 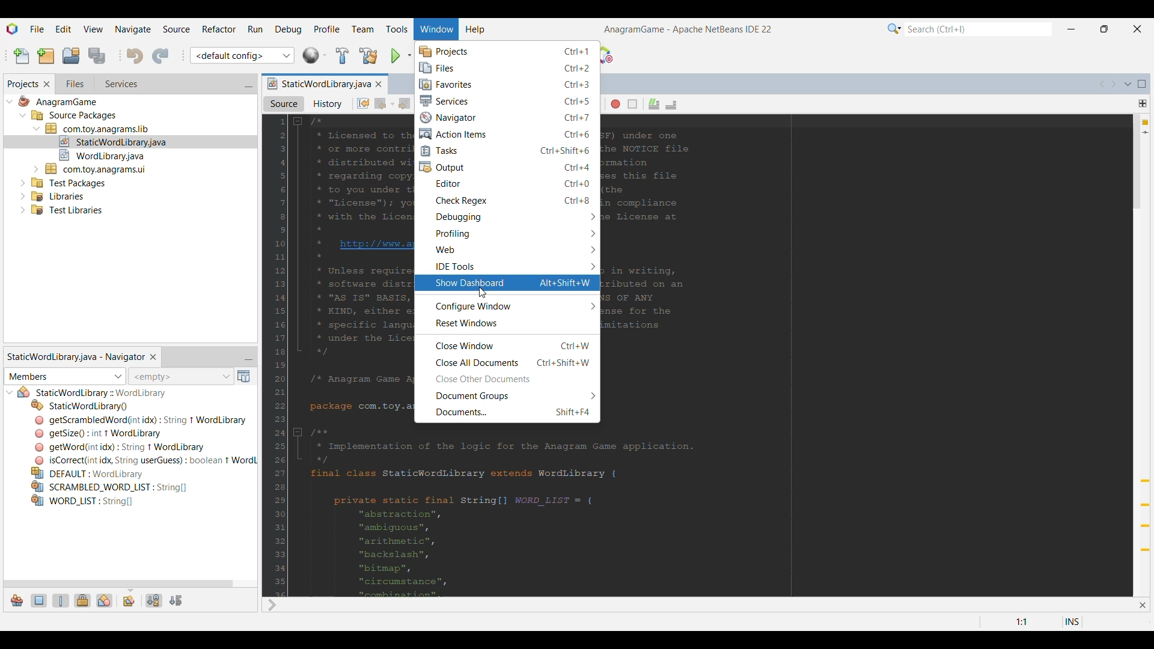 I want to click on Run menu, so click(x=255, y=29).